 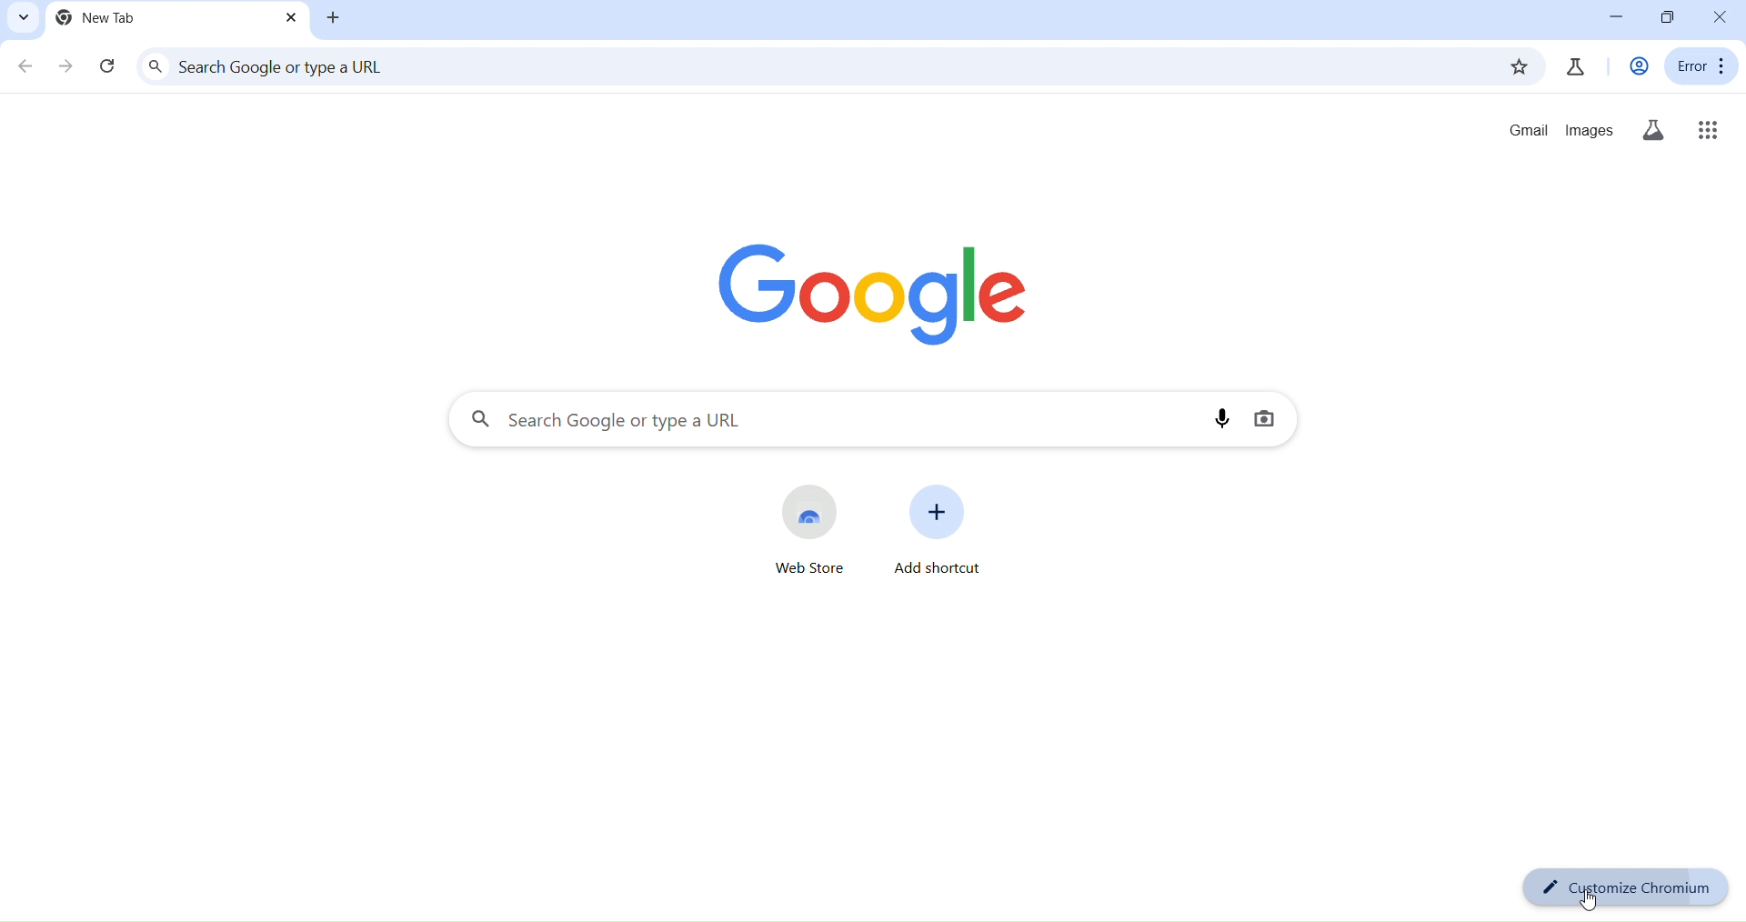 I want to click on search panel, so click(x=838, y=421).